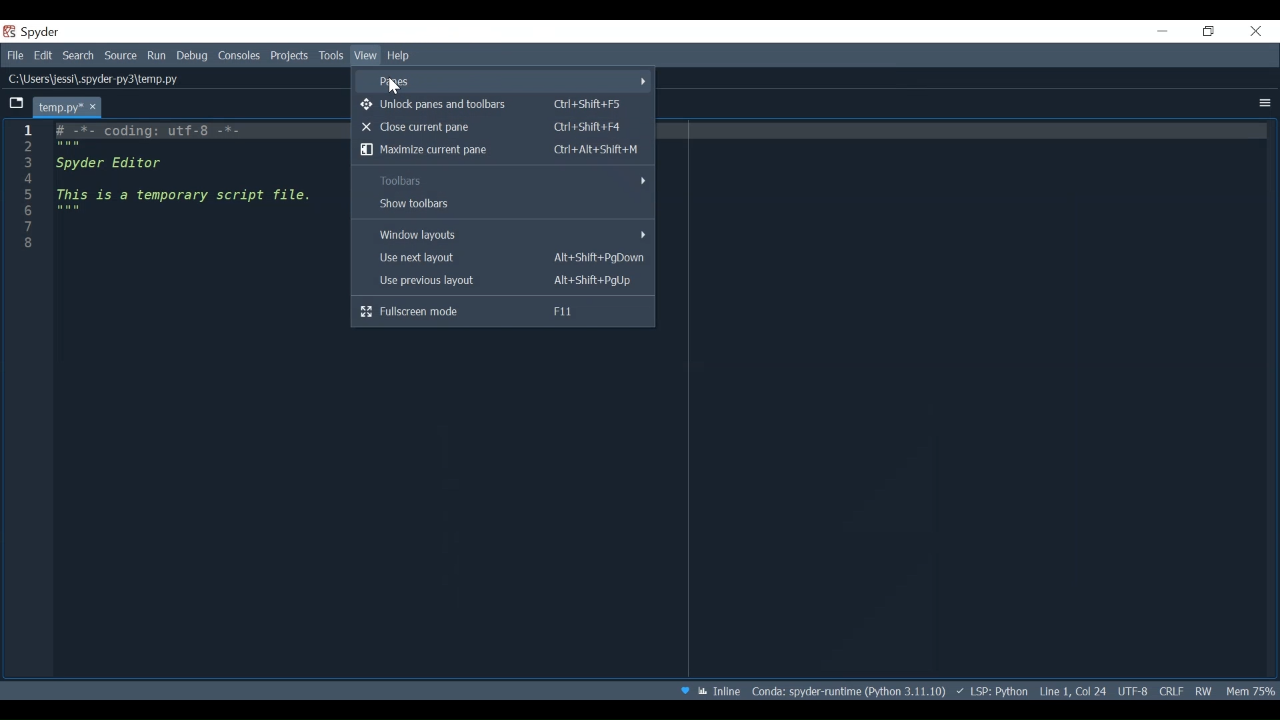  I want to click on Tools, so click(331, 57).